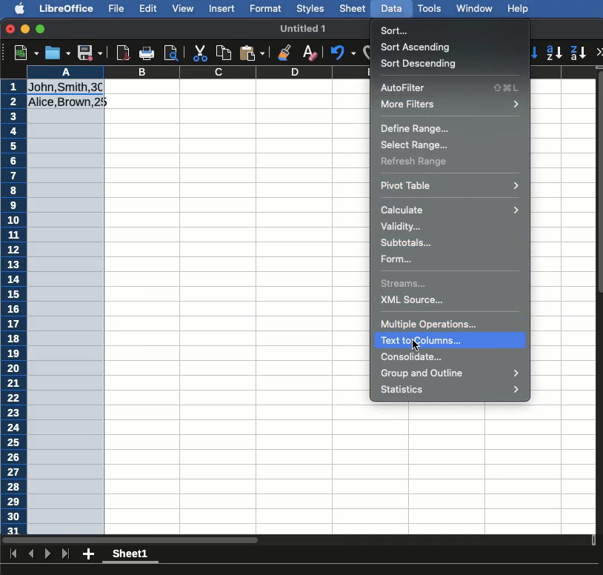  I want to click on View, so click(182, 9).